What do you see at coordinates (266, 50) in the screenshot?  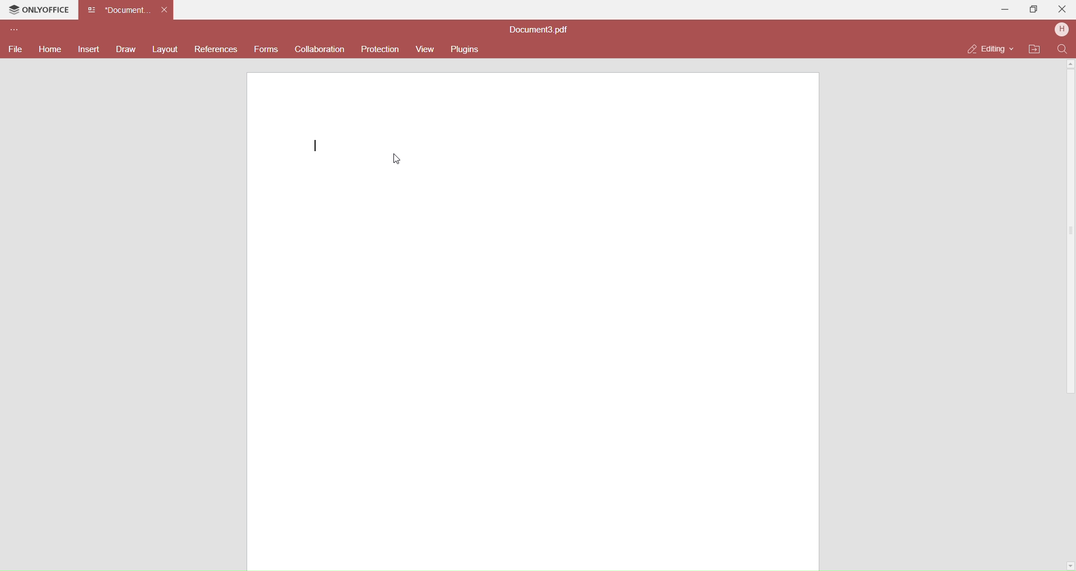 I see `Forms` at bounding box center [266, 50].